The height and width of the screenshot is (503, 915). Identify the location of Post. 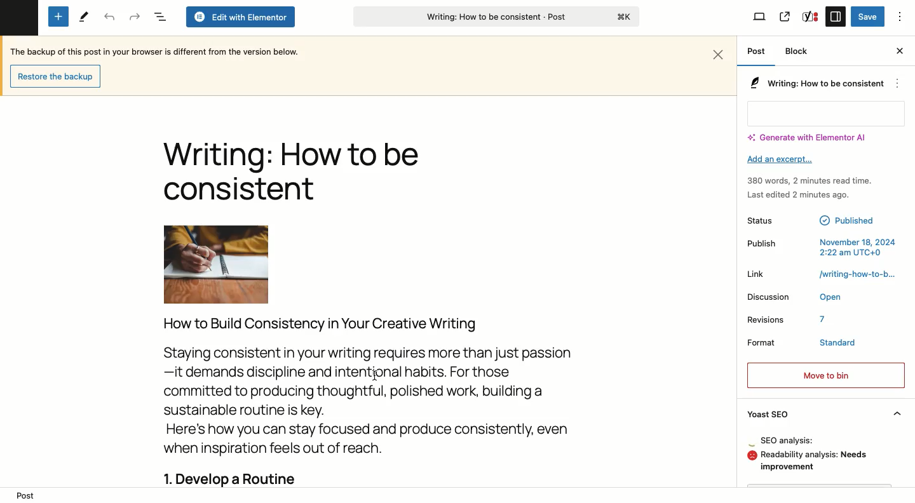
(756, 52).